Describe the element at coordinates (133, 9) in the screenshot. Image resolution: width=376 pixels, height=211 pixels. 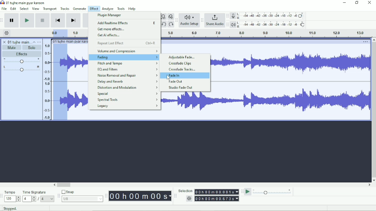
I see `Help` at that location.